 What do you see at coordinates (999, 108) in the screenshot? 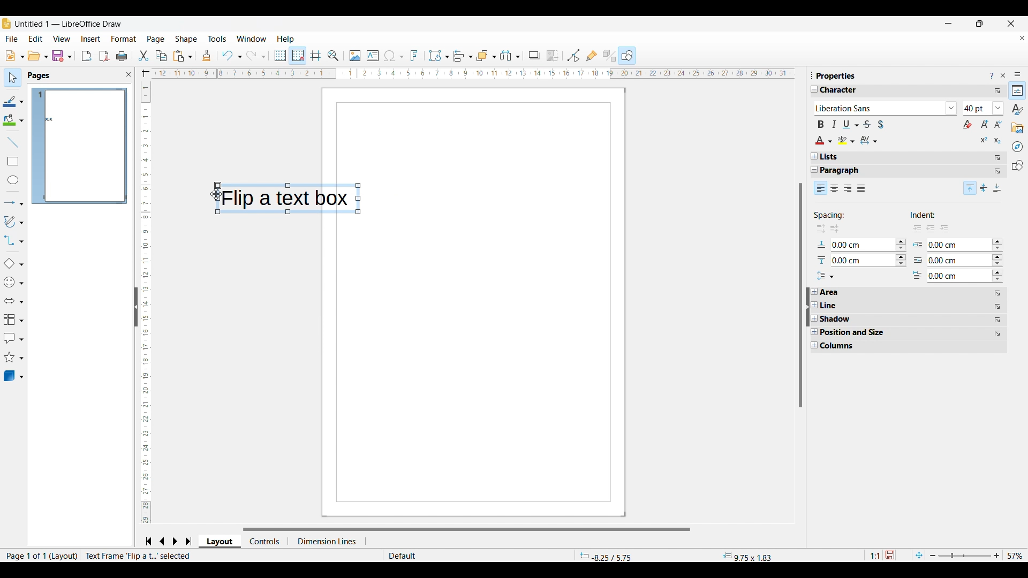
I see `List character size options` at bounding box center [999, 108].